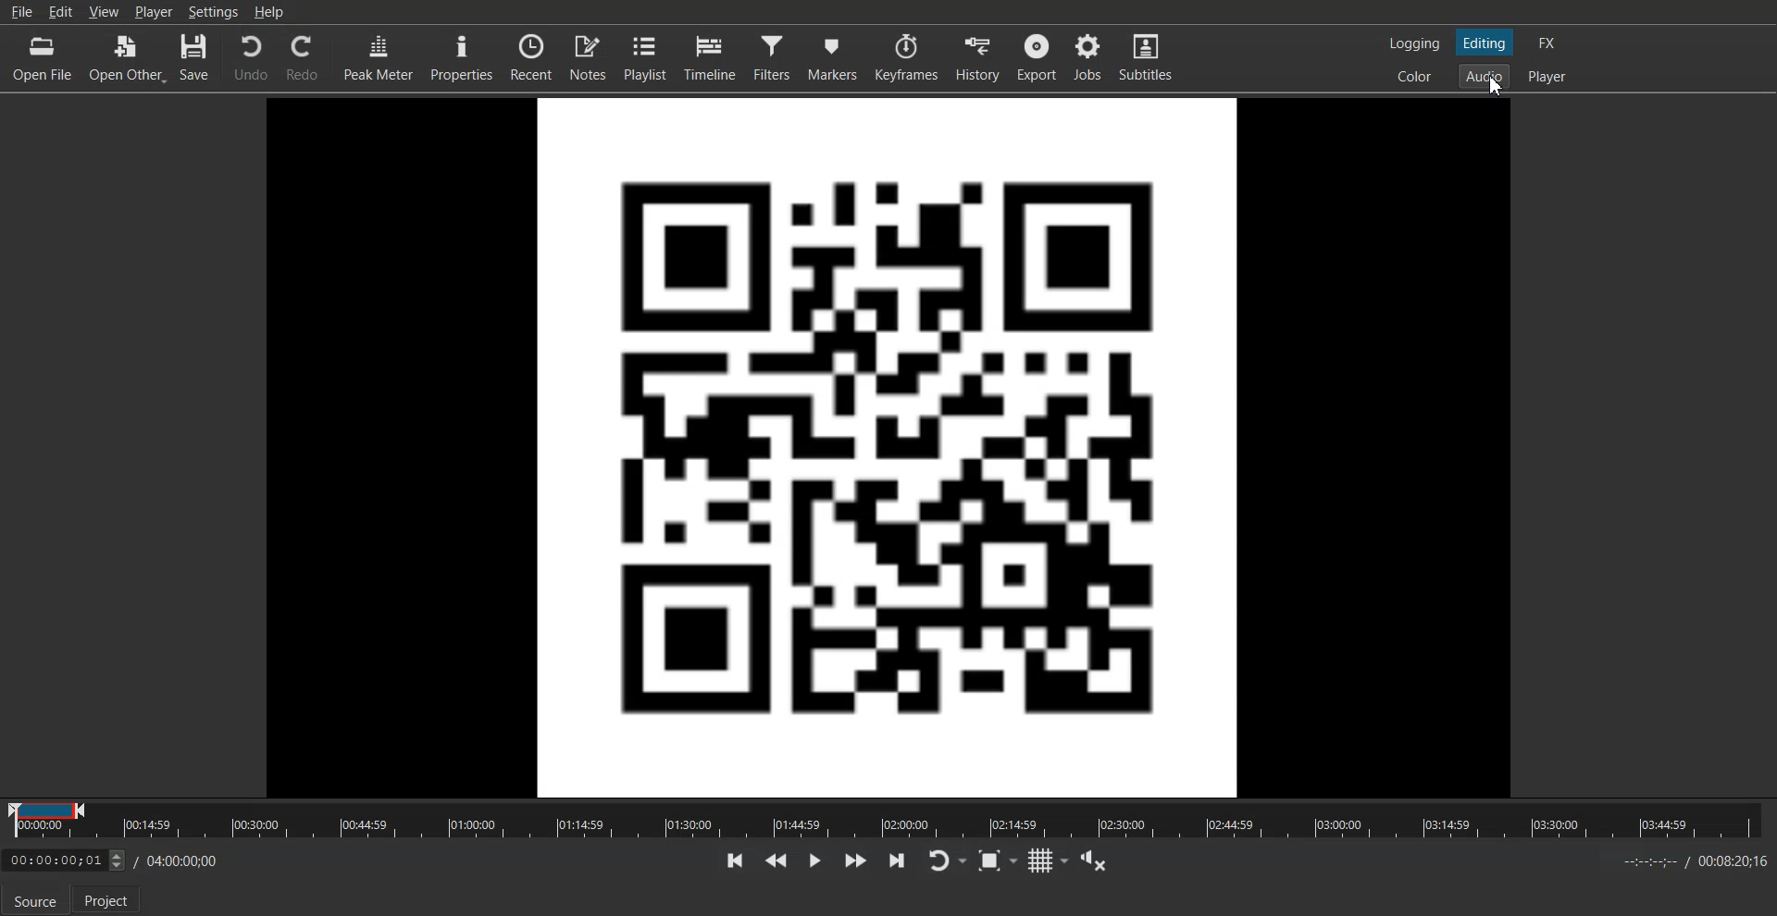 The height and width of the screenshot is (916, 1777). What do you see at coordinates (117, 860) in the screenshot?
I see `Time adjuster` at bounding box center [117, 860].